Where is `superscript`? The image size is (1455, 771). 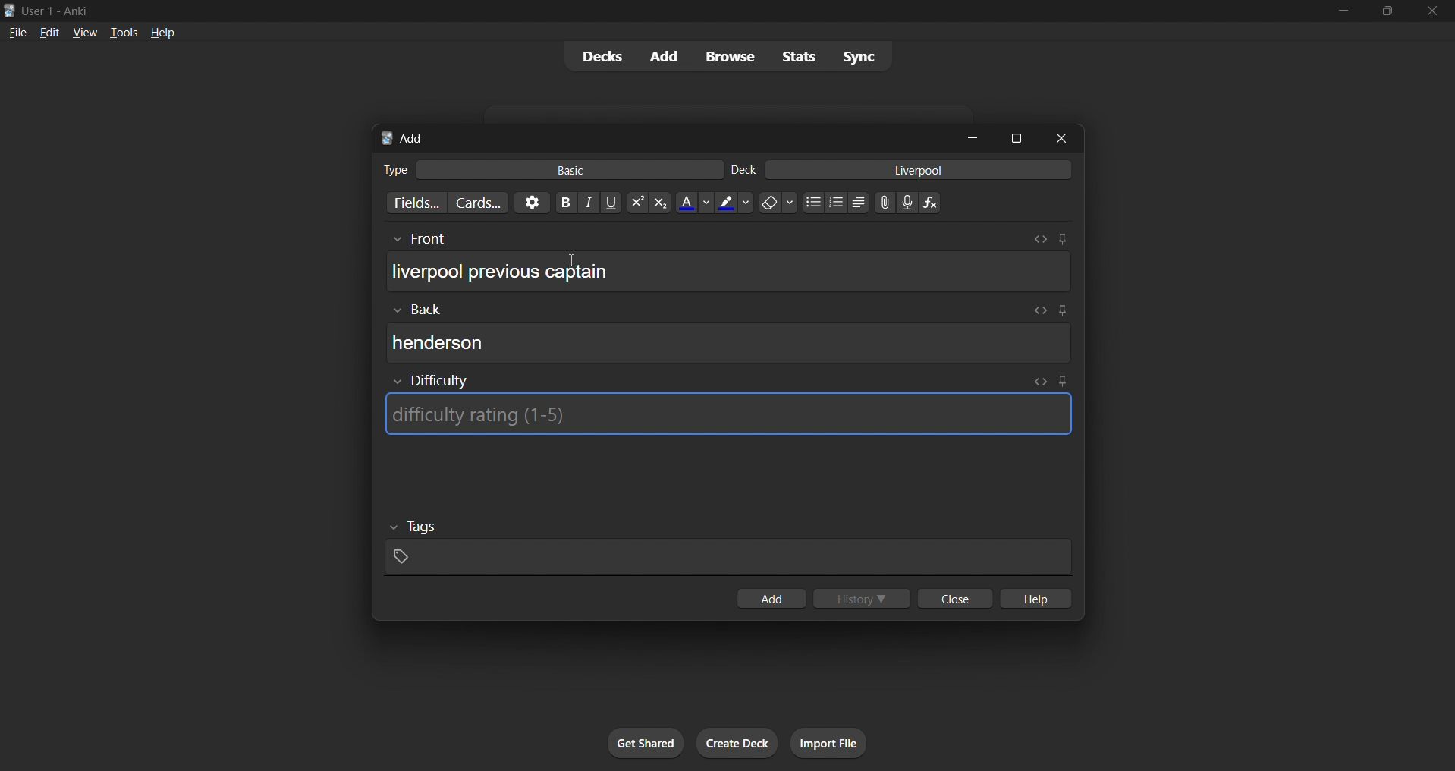 superscript is located at coordinates (636, 203).